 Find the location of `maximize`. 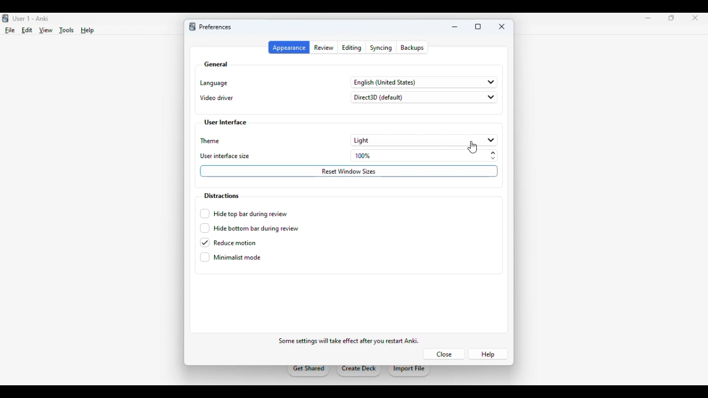

maximize is located at coordinates (671, 18).